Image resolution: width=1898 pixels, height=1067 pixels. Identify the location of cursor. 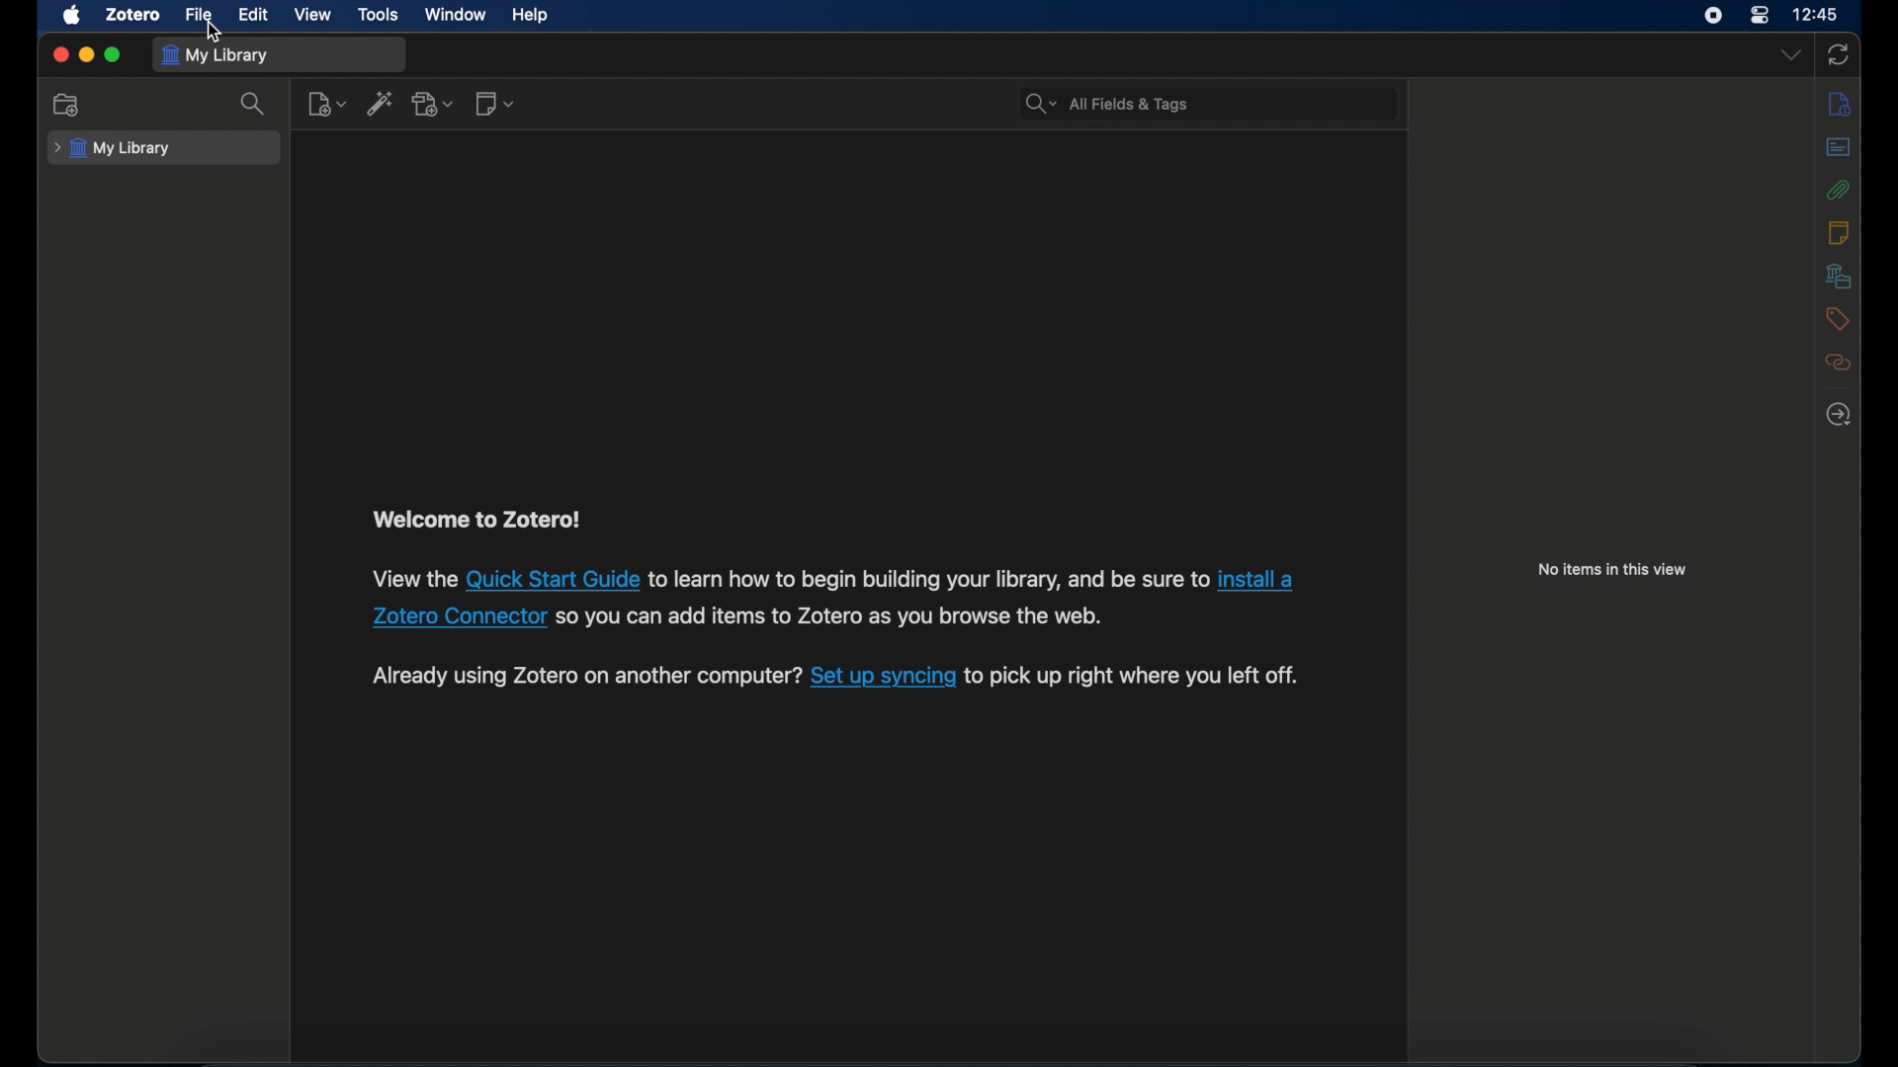
(215, 30).